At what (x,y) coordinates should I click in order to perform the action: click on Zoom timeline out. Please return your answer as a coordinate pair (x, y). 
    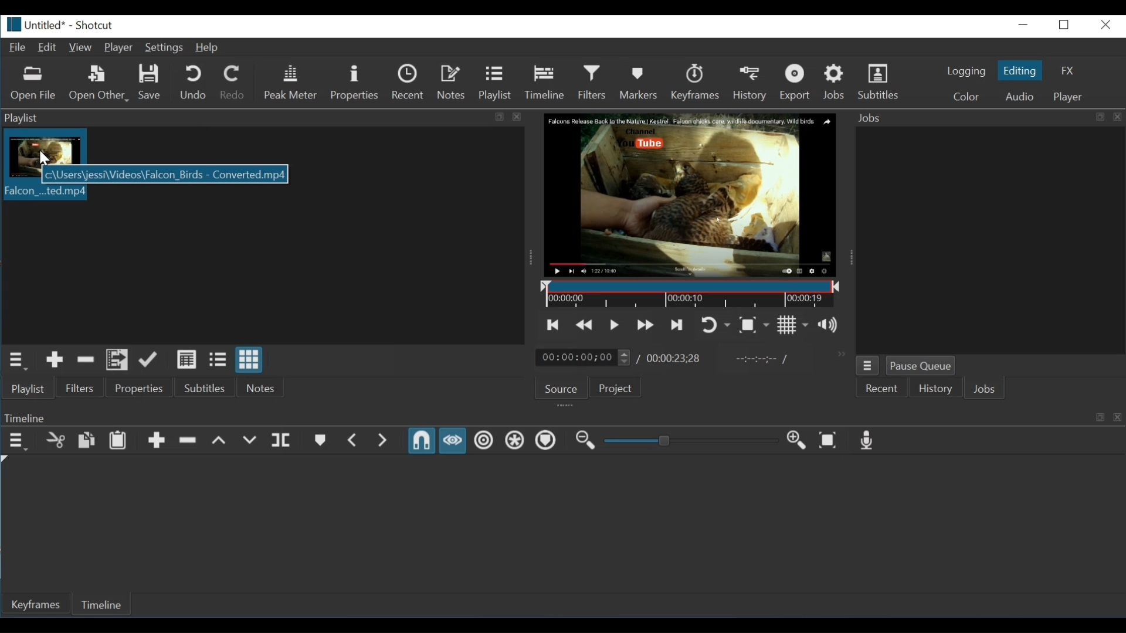
    Looking at the image, I should click on (585, 441).